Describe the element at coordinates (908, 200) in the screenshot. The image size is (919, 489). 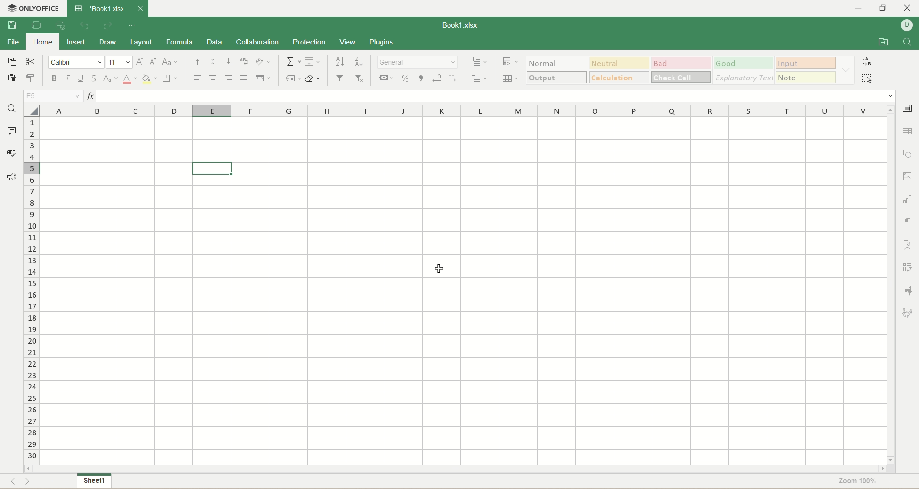
I see `chart settings` at that location.